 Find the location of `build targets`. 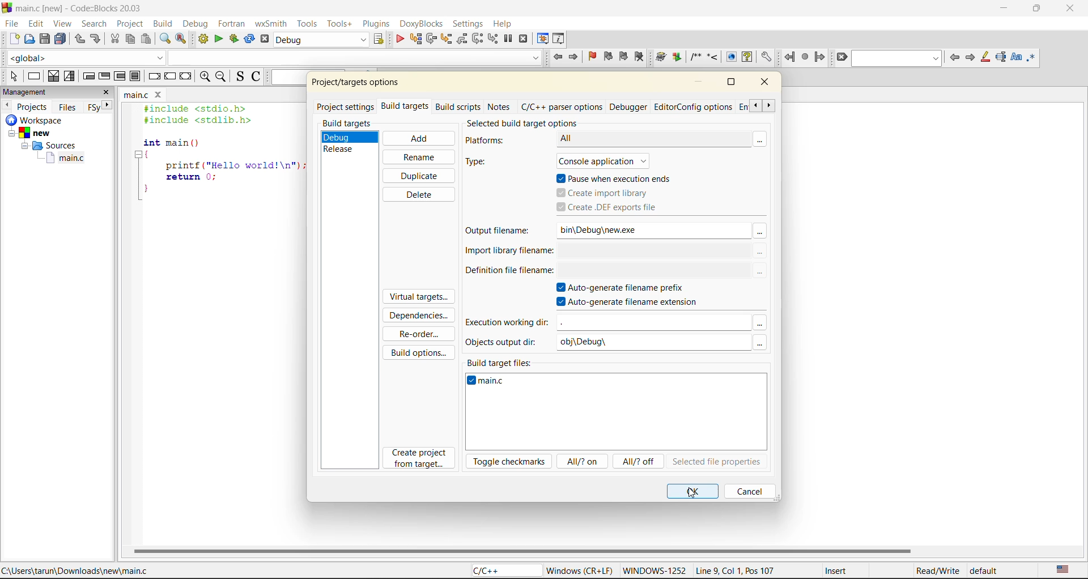

build targets is located at coordinates (348, 124).